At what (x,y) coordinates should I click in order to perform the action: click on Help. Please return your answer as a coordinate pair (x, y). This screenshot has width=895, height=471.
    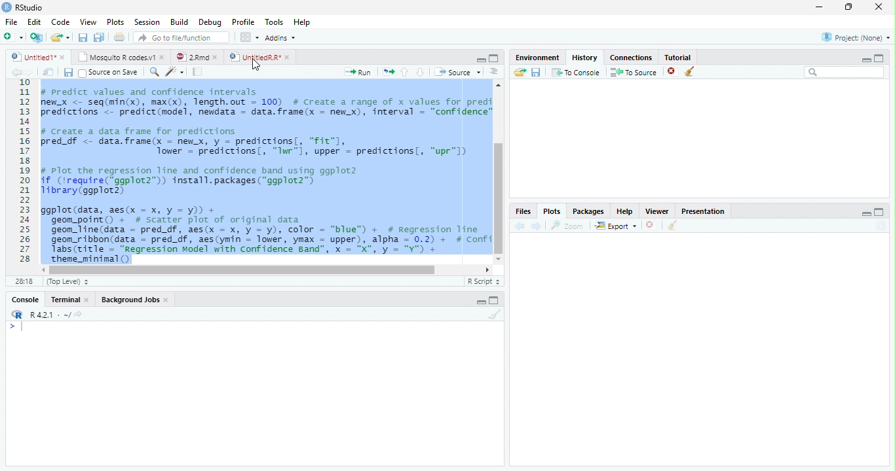
    Looking at the image, I should click on (303, 23).